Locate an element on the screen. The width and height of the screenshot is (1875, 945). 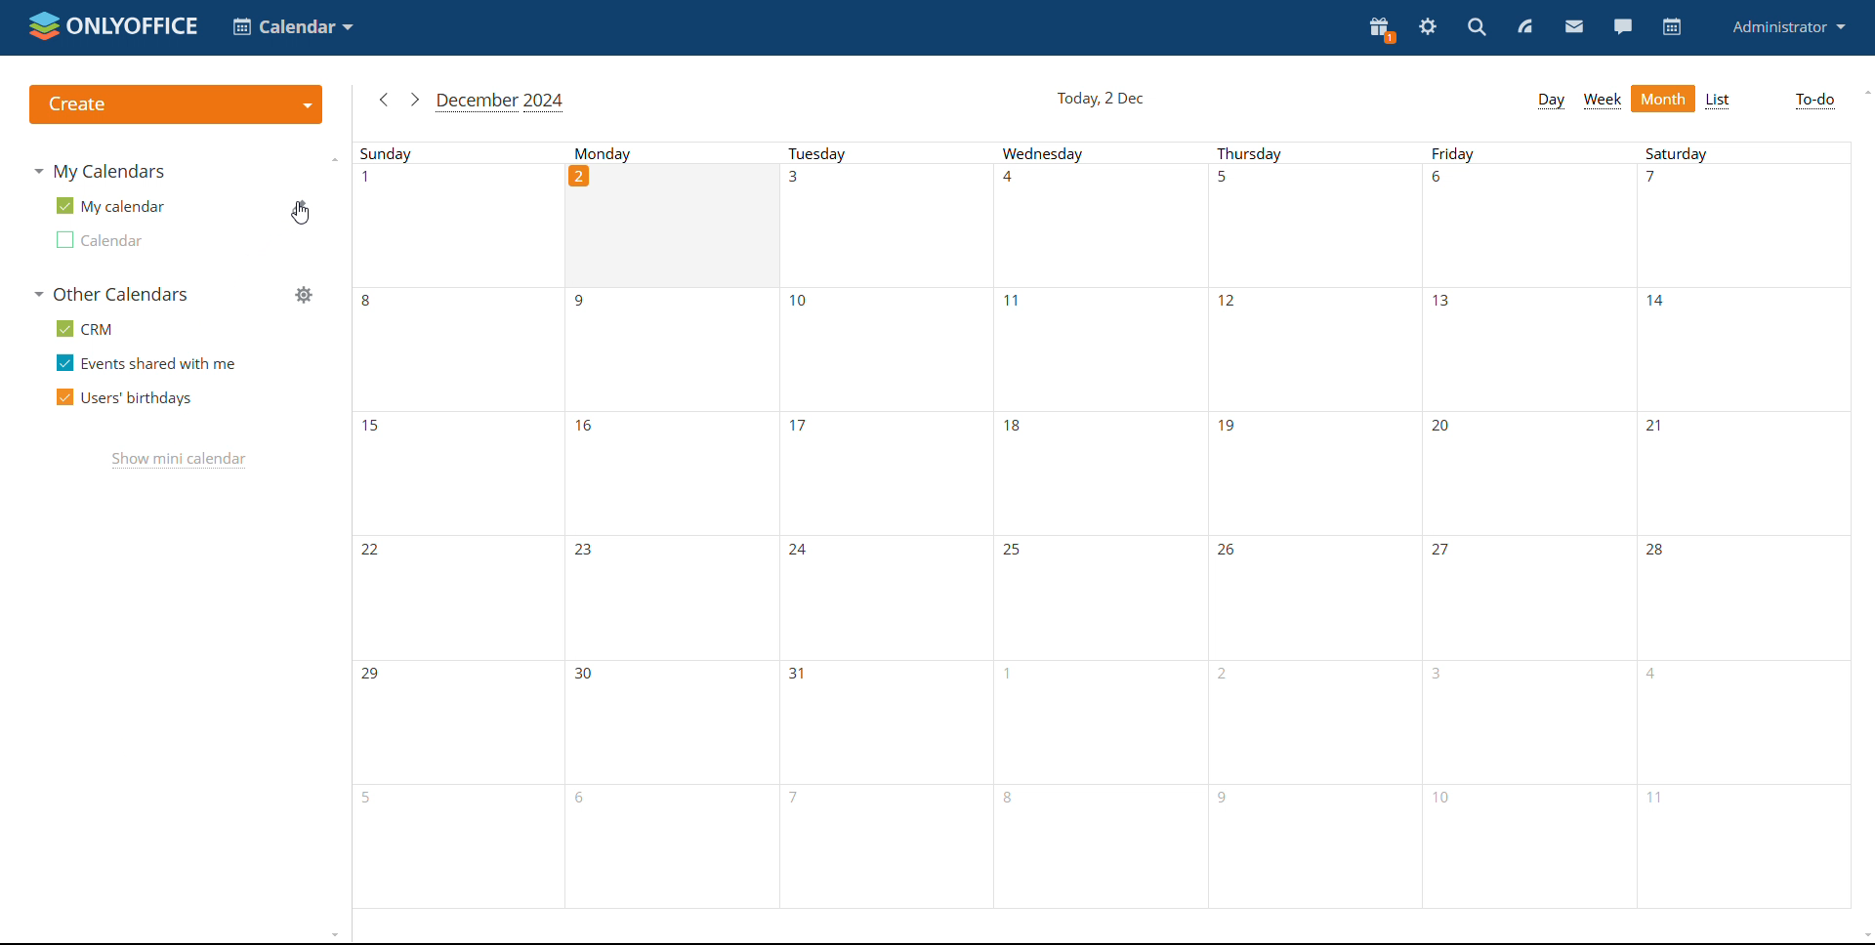
monday is located at coordinates (666, 537).